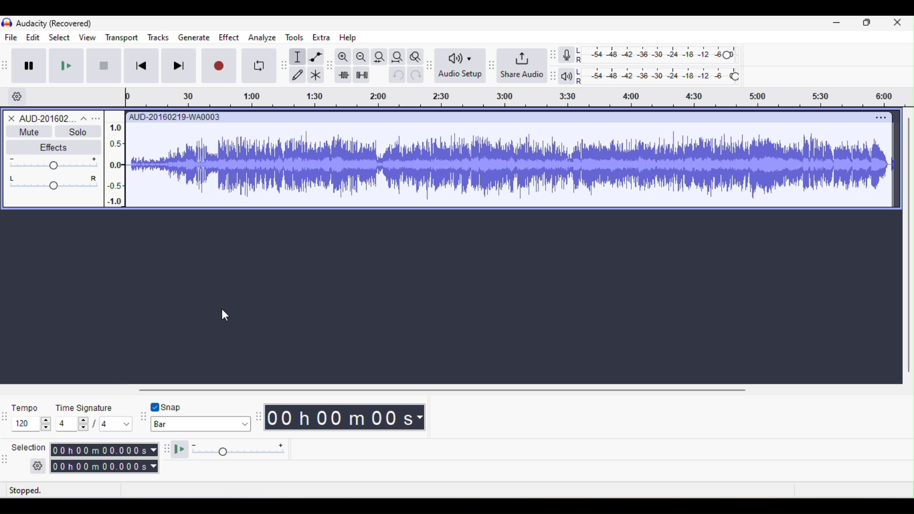  I want to click on audio setup, so click(462, 67).